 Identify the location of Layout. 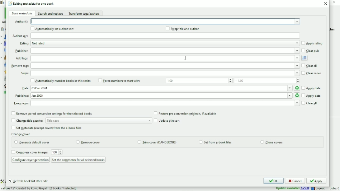
(319, 189).